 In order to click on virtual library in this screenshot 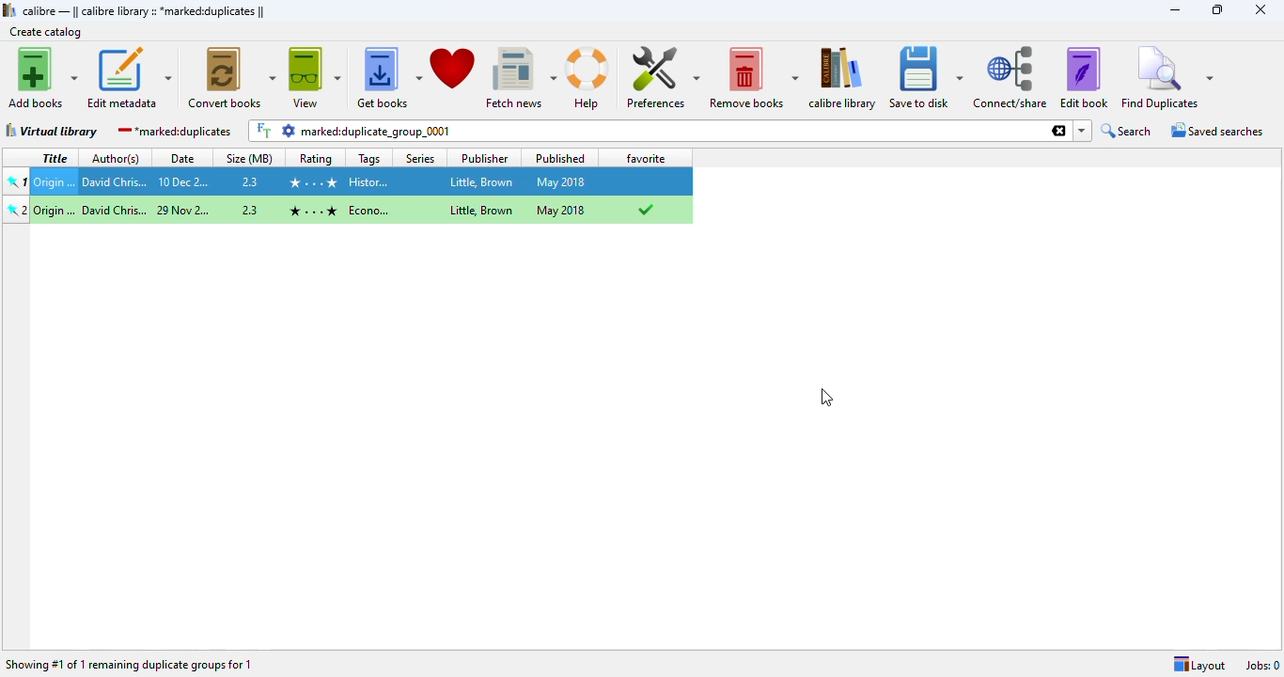, I will do `click(46, 130)`.